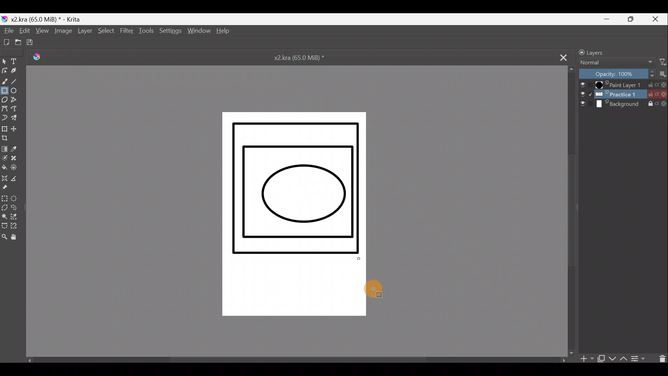 This screenshot has width=668, height=376. I want to click on Transform a layer/selection, so click(4, 127).